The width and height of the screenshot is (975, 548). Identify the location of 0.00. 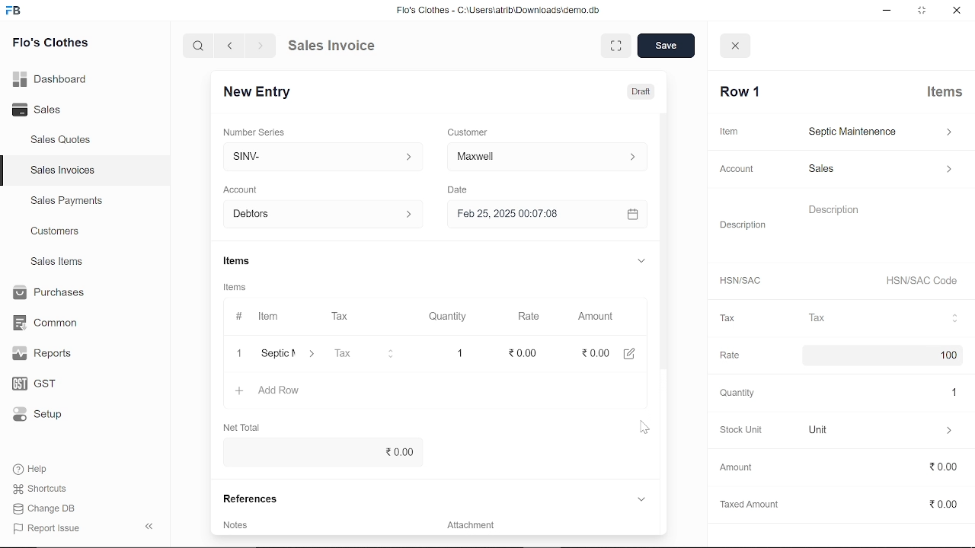
(937, 505).